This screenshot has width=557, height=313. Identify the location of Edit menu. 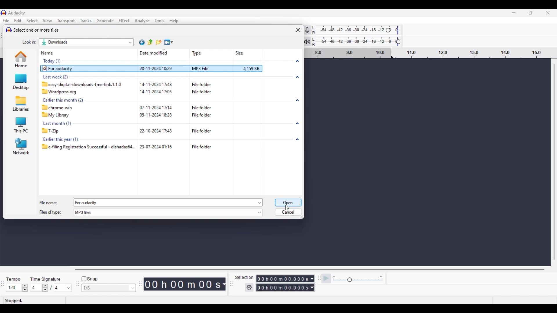
(18, 20).